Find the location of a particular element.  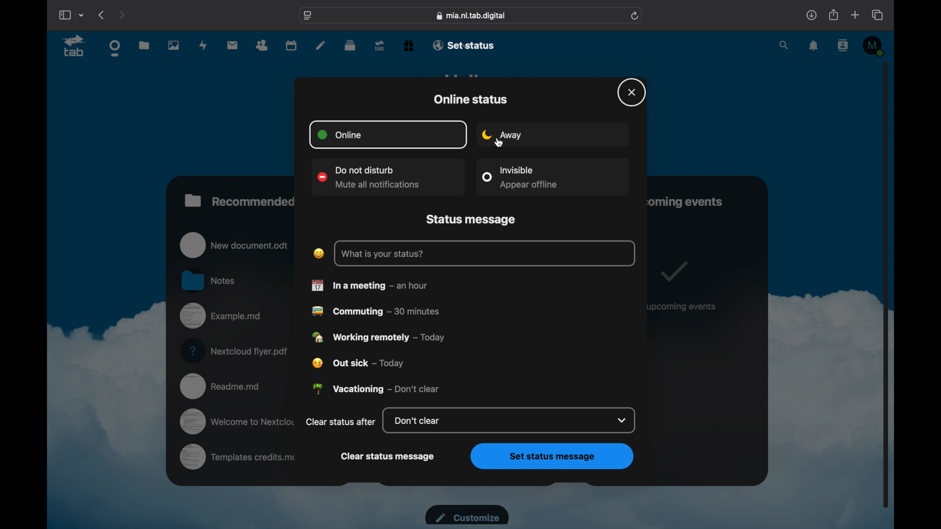

refresh is located at coordinates (636, 16).